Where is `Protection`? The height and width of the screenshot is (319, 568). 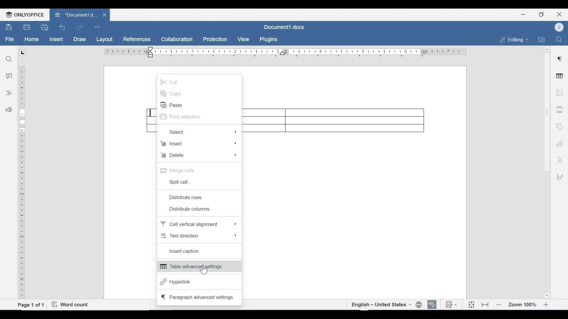
Protection is located at coordinates (215, 40).